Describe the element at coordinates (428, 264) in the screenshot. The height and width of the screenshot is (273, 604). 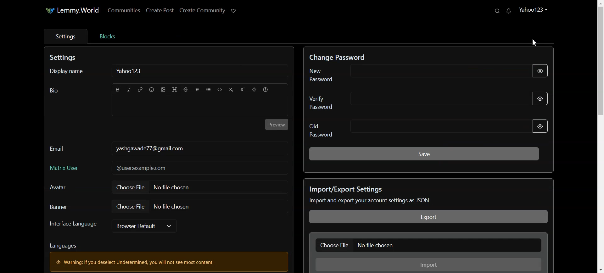
I see `Import` at that location.